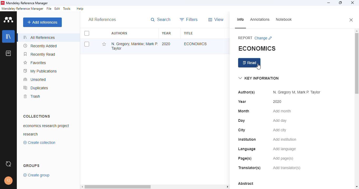 This screenshot has width=359, height=189. Describe the element at coordinates (49, 9) in the screenshot. I see `file` at that location.